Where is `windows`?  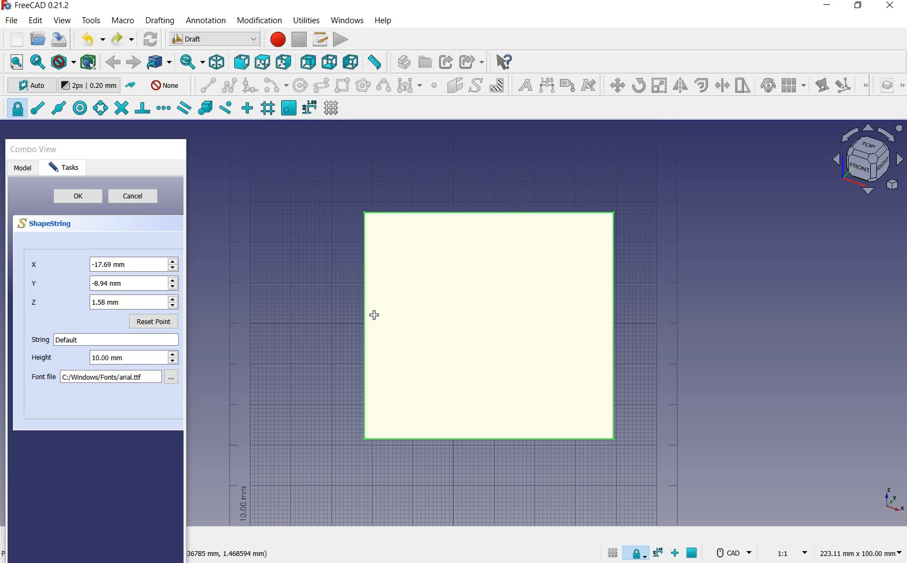 windows is located at coordinates (348, 20).